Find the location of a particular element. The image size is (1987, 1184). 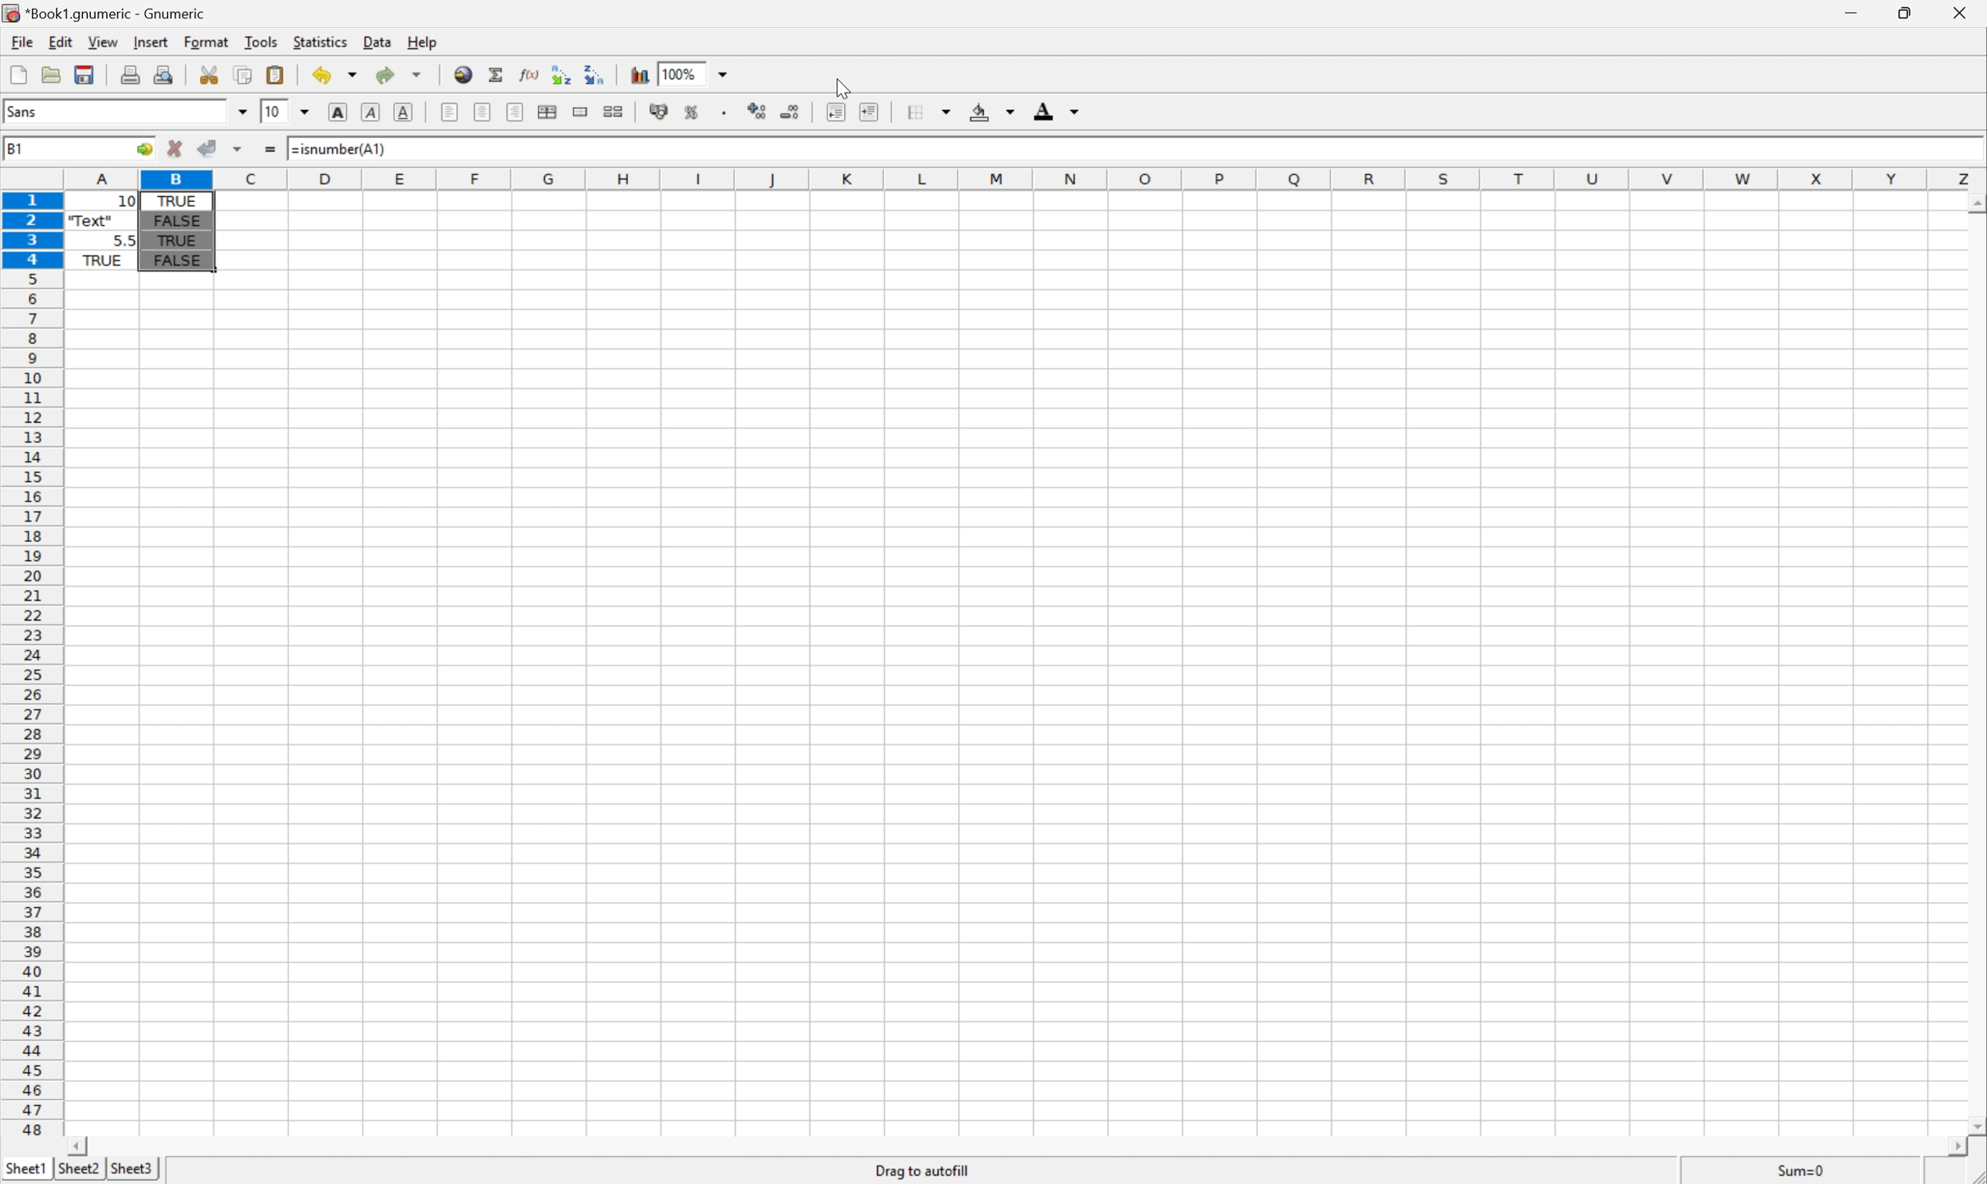

Cancel changes is located at coordinates (176, 149).